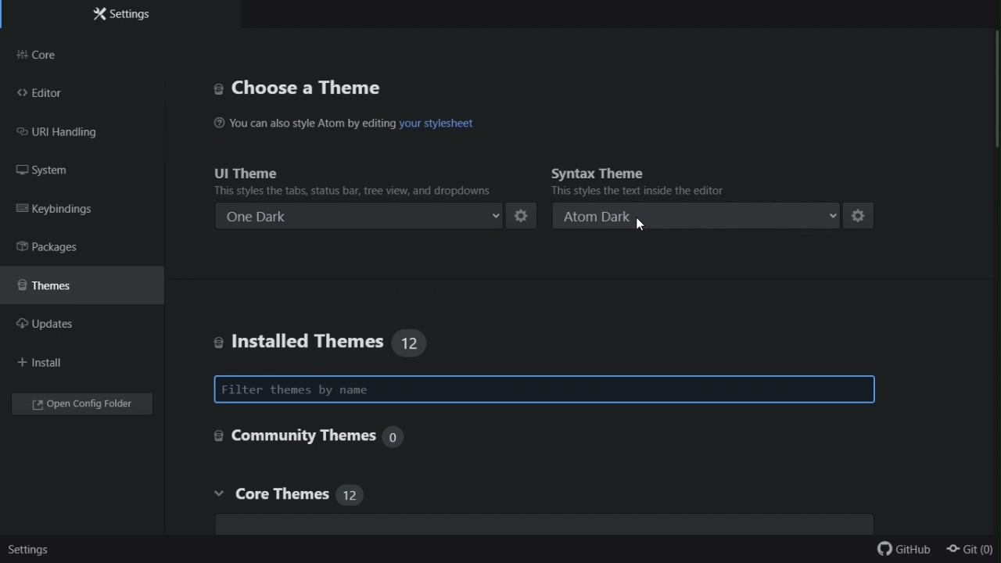  What do you see at coordinates (63, 328) in the screenshot?
I see `updates` at bounding box center [63, 328].